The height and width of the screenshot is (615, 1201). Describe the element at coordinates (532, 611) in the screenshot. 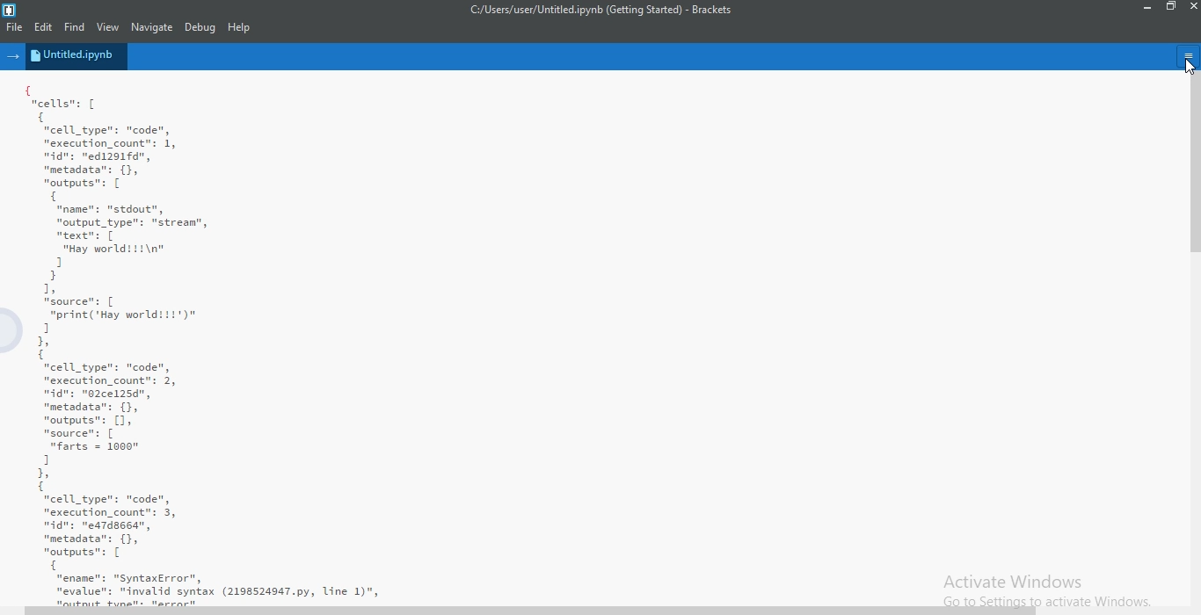

I see `scroll bar` at that location.